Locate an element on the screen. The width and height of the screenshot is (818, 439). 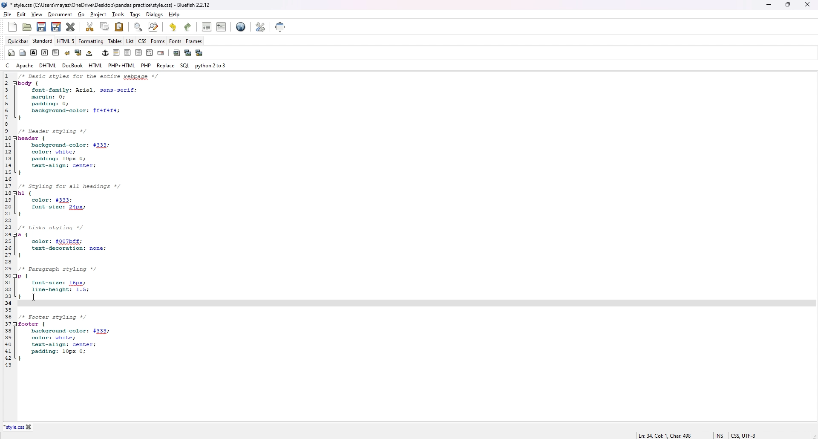
full screen is located at coordinates (279, 27).